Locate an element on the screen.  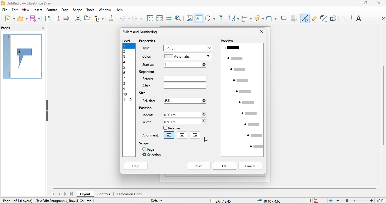
shadow is located at coordinates (284, 19).